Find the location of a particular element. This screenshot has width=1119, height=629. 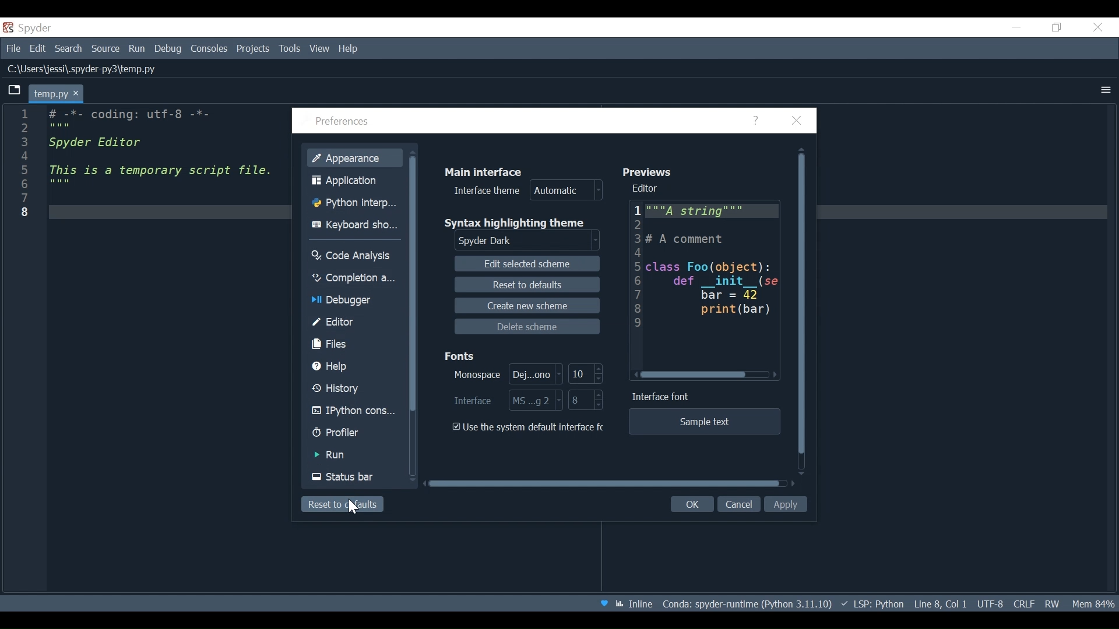

Help is located at coordinates (757, 121).